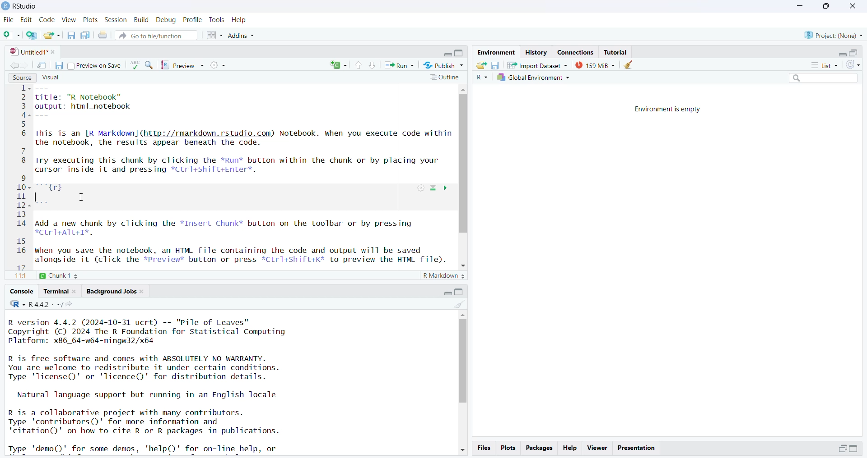 The height and width of the screenshot is (458, 867). What do you see at coordinates (443, 65) in the screenshot?
I see `publish` at bounding box center [443, 65].